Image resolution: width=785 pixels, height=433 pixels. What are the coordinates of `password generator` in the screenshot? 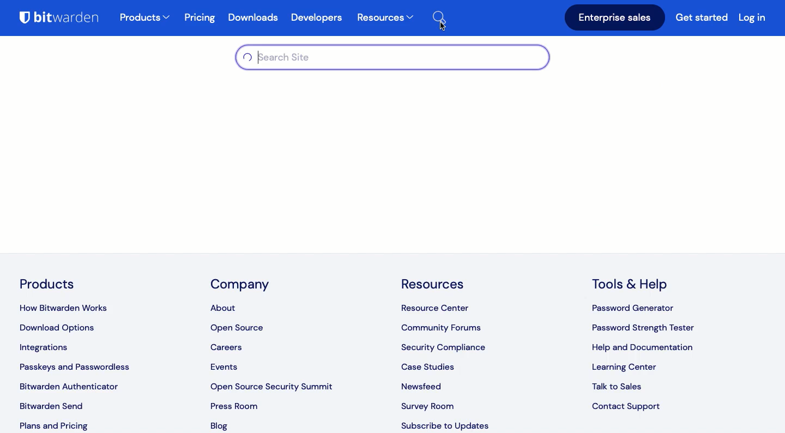 It's located at (635, 309).